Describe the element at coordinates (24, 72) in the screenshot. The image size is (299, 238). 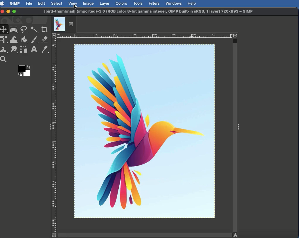
I see `Color` at that location.